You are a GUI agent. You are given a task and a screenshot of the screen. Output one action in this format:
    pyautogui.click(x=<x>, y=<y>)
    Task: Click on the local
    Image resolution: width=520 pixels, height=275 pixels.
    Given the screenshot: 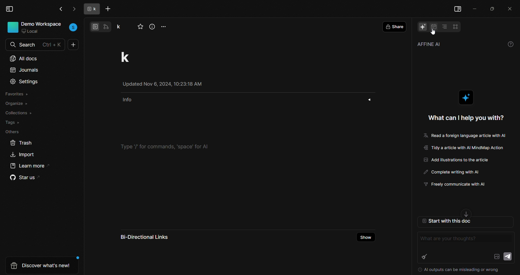 What is the action you would take?
    pyautogui.click(x=32, y=32)
    